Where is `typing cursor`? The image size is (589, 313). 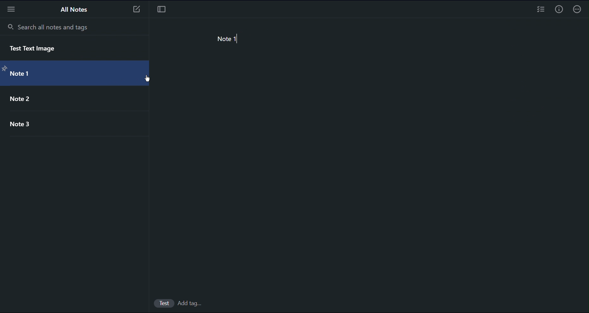 typing cursor is located at coordinates (239, 39).